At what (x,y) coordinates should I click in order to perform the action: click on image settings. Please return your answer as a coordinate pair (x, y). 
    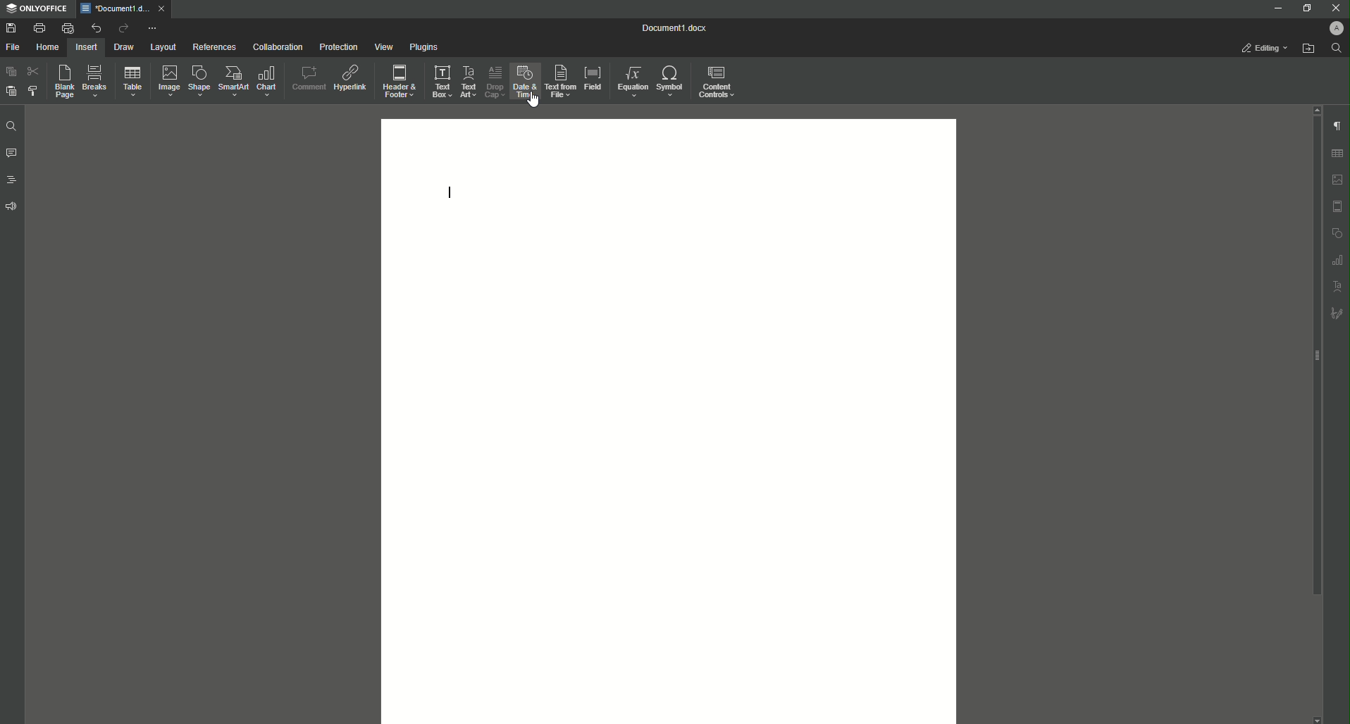
    Looking at the image, I should click on (1338, 180).